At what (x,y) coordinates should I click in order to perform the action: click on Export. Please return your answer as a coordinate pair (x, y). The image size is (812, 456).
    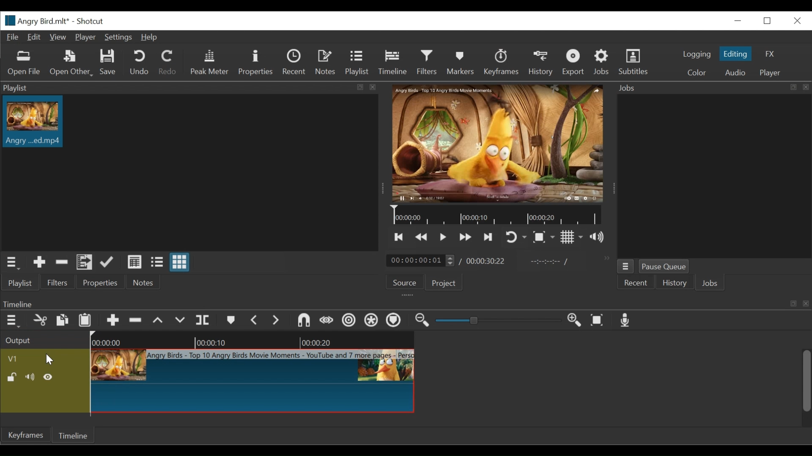
    Looking at the image, I should click on (575, 63).